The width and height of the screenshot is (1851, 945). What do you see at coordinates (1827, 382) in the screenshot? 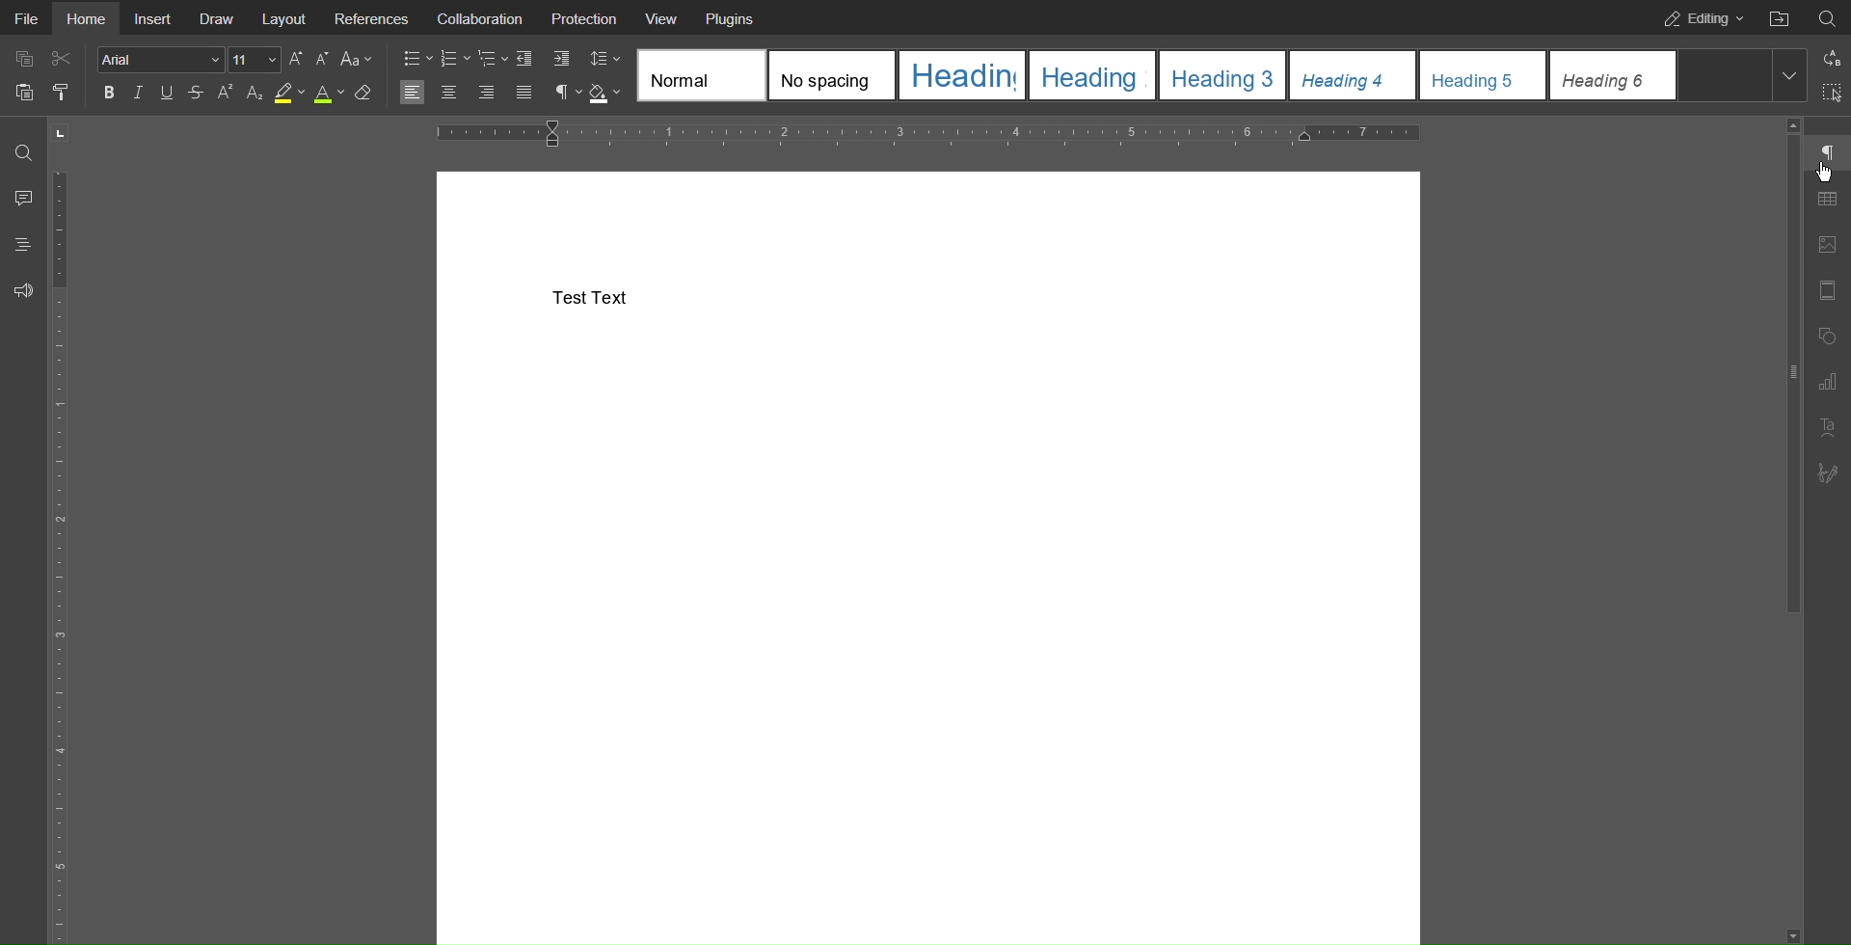
I see `Graph Settings` at bounding box center [1827, 382].